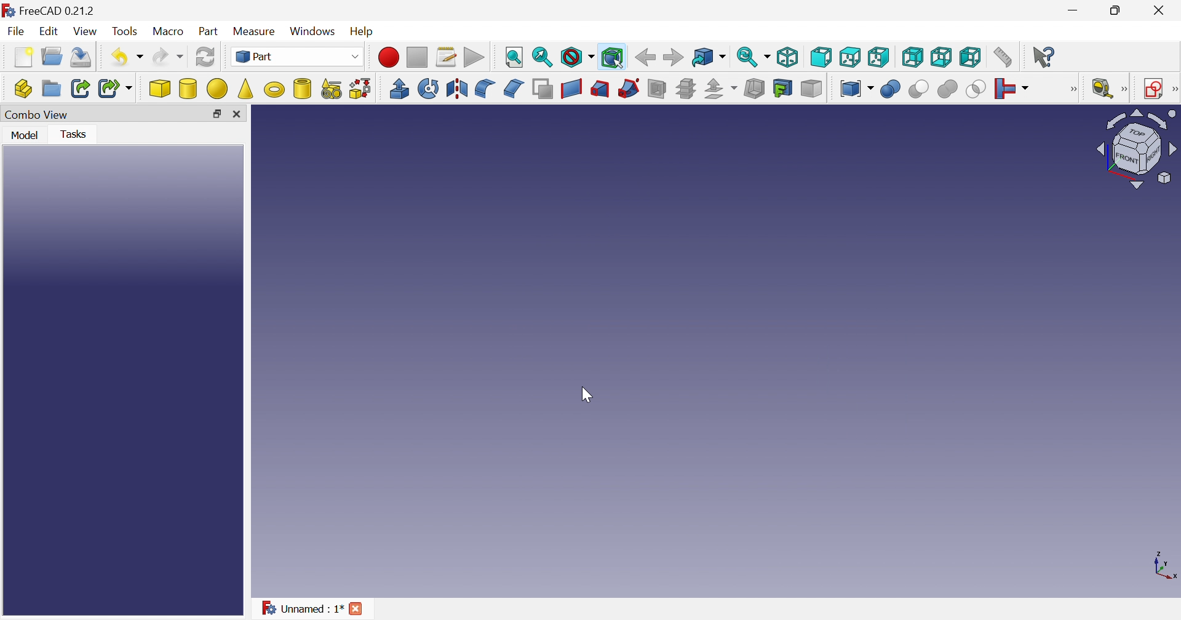 The height and width of the screenshot is (620, 1181). What do you see at coordinates (54, 55) in the screenshot?
I see `Open` at bounding box center [54, 55].